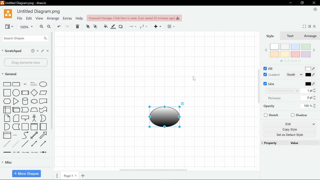 This screenshot has height=180, width=320. I want to click on Close, so click(48, 51).